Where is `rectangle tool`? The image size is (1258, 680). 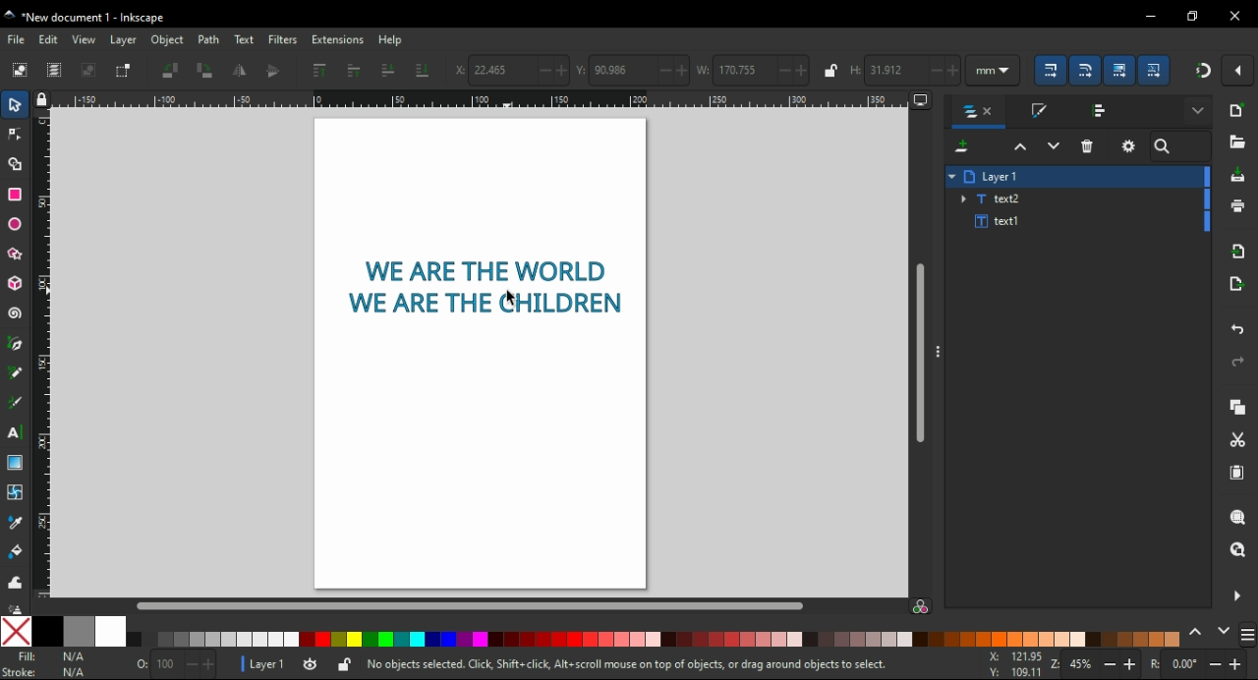 rectangle tool is located at coordinates (15, 195).